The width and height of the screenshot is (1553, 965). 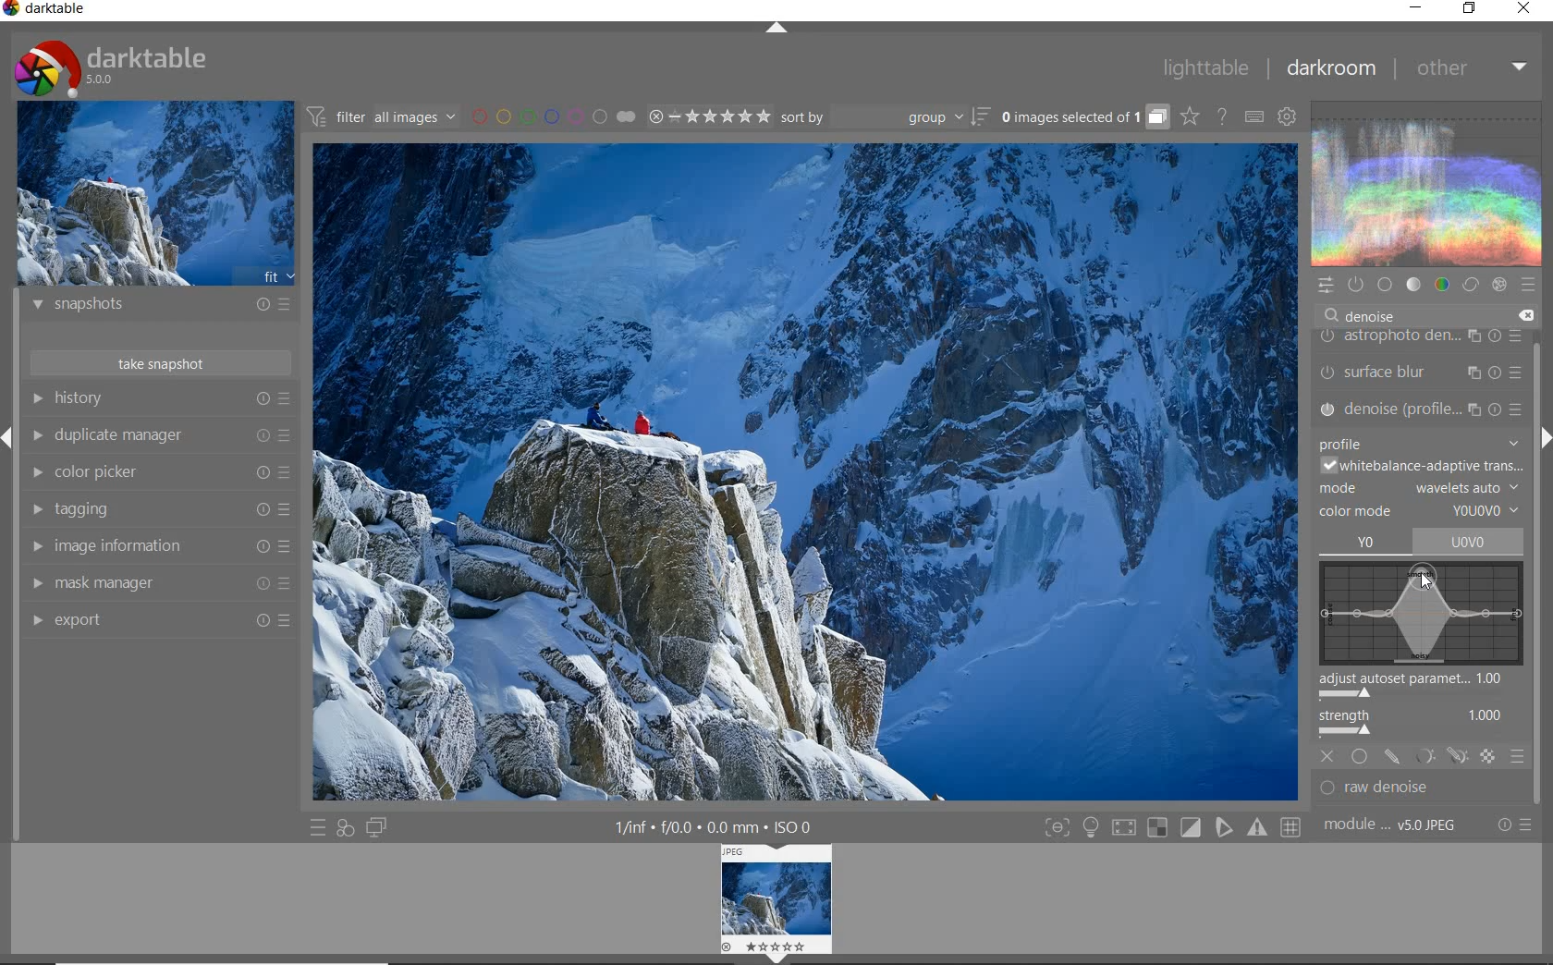 What do you see at coordinates (1420, 512) in the screenshot?
I see `COLOR MODE: YOUOVO` at bounding box center [1420, 512].